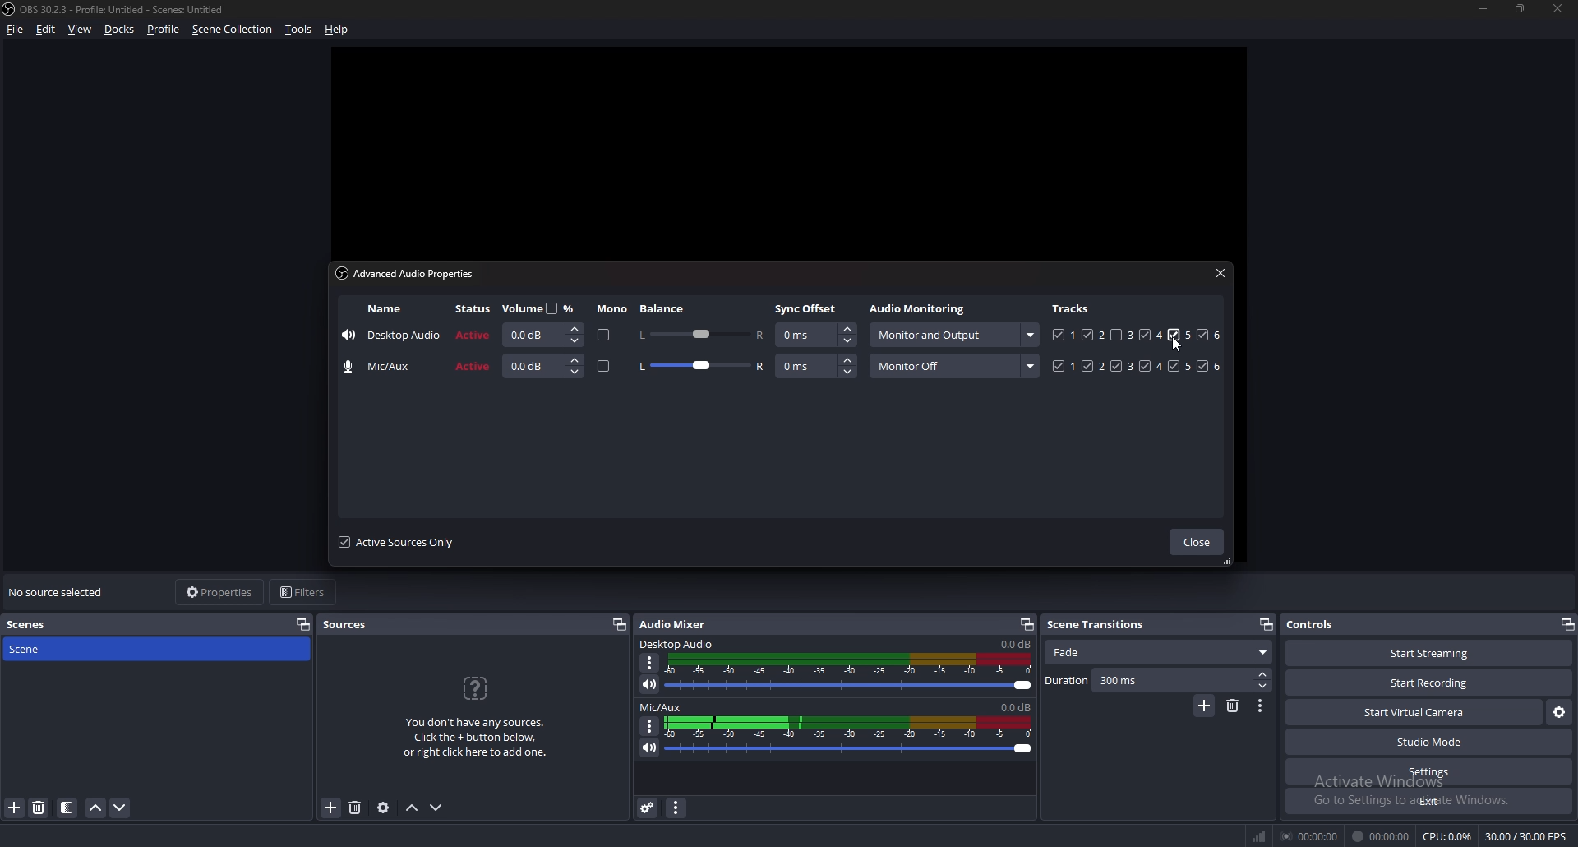 The image size is (1578, 847). What do you see at coordinates (612, 309) in the screenshot?
I see `mono` at bounding box center [612, 309].